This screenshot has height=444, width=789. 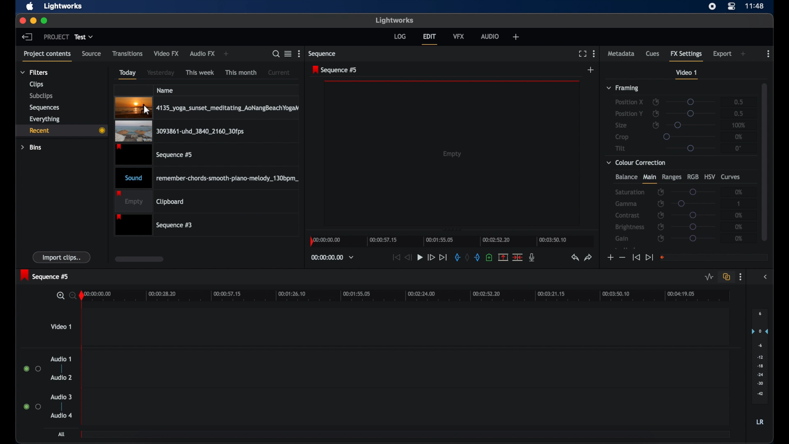 I want to click on 1, so click(x=738, y=203).